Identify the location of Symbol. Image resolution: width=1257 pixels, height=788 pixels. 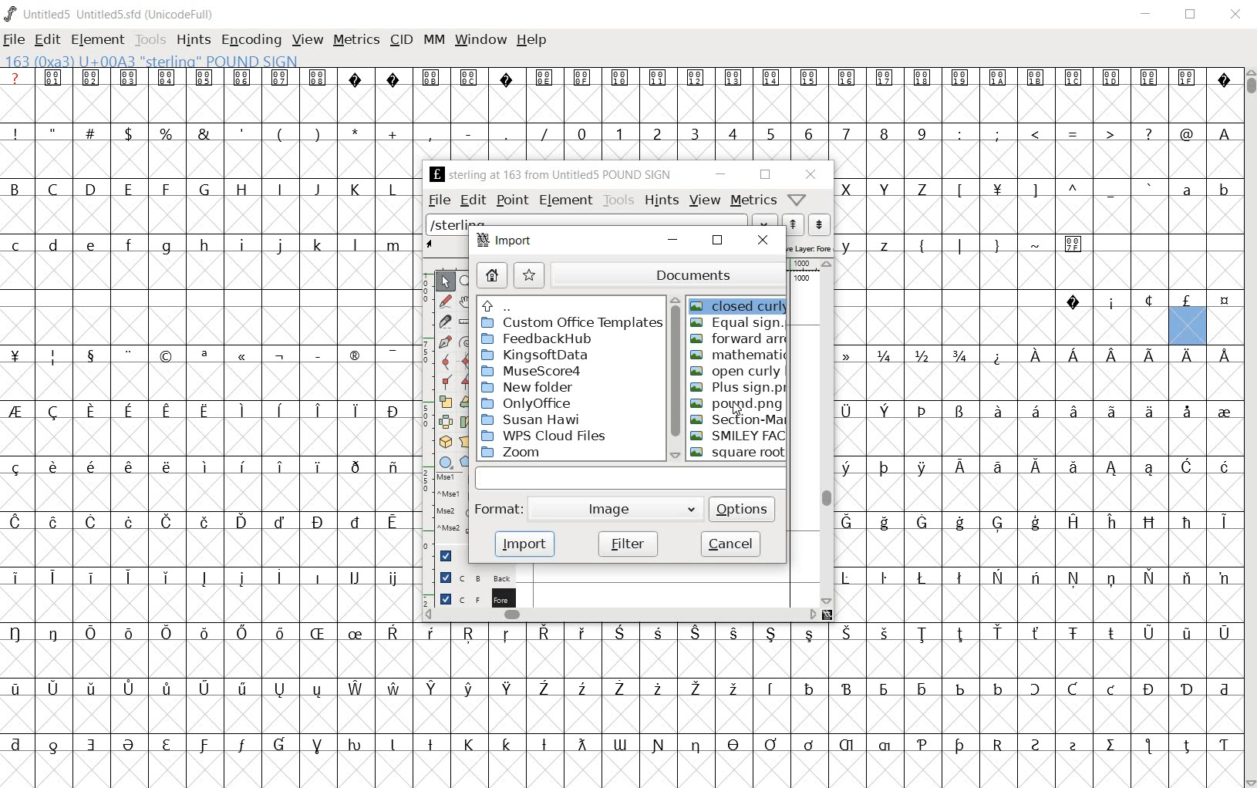
(885, 633).